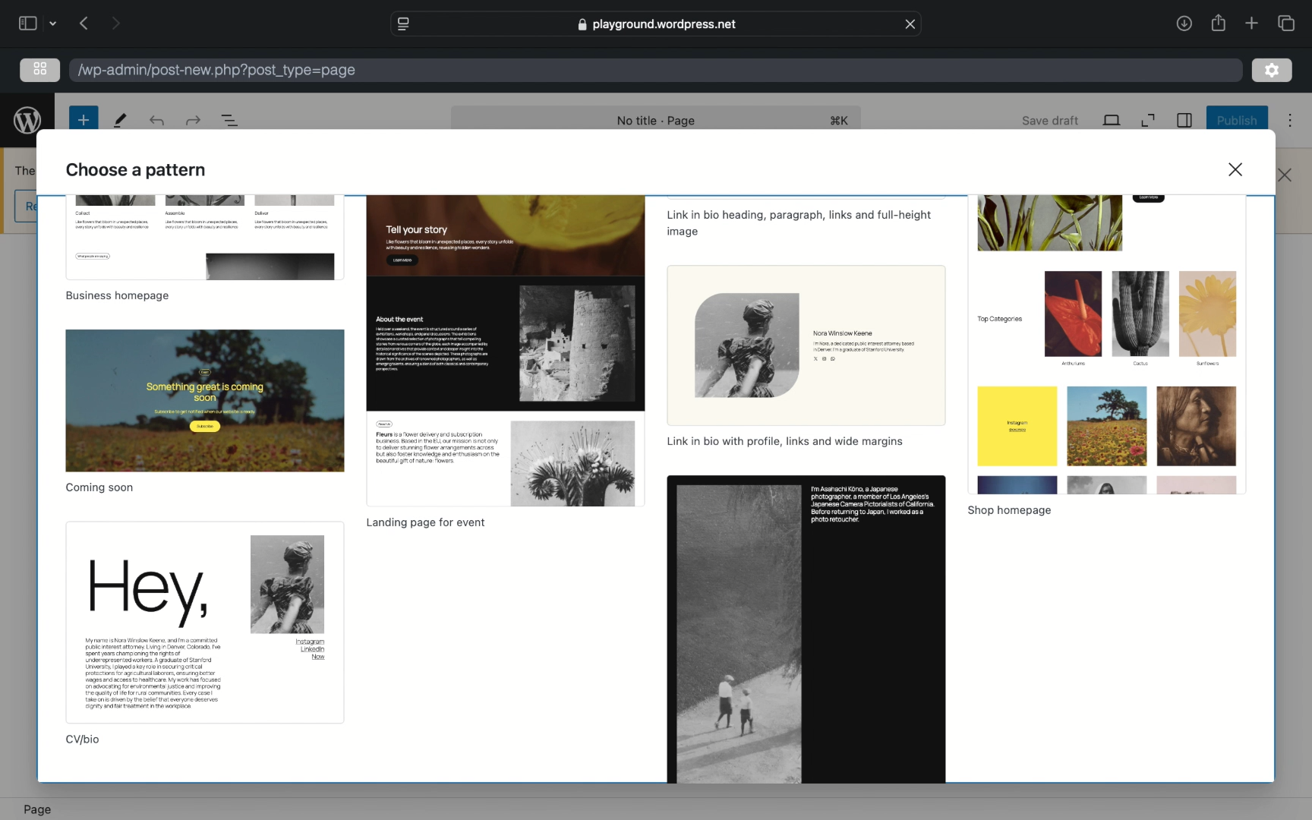 This screenshot has width=1312, height=820. What do you see at coordinates (117, 297) in the screenshot?
I see `business homepage` at bounding box center [117, 297].